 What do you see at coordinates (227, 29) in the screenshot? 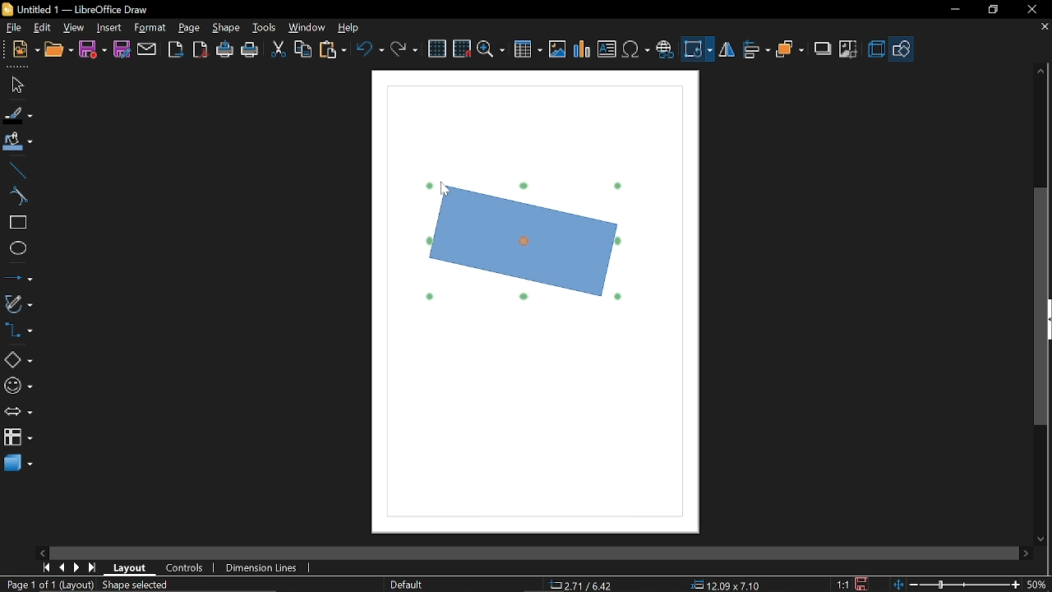
I see `shape` at bounding box center [227, 29].